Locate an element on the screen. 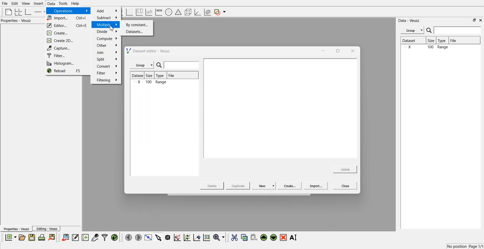  copy the selected widgets is located at coordinates (244, 237).